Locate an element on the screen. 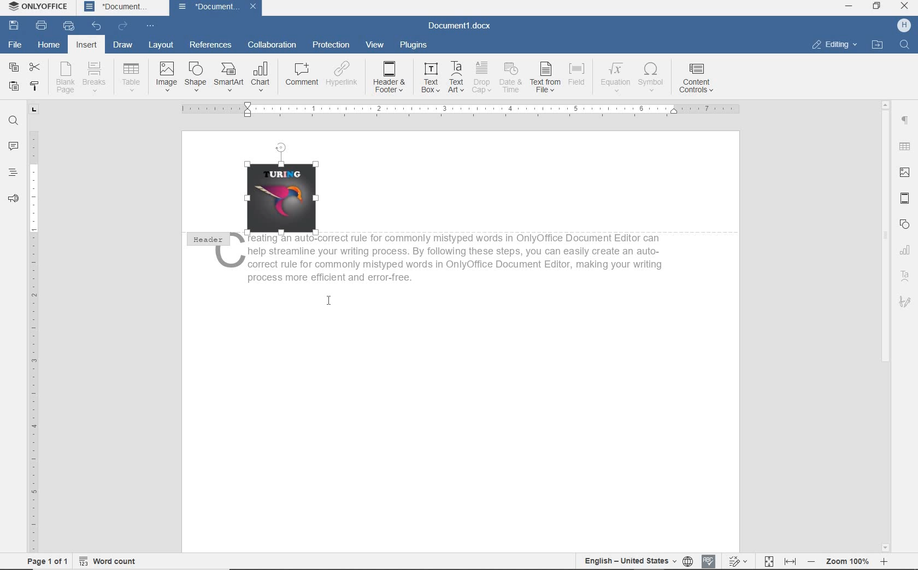 Image resolution: width=918 pixels, height=570 pixels.  is located at coordinates (345, 74).